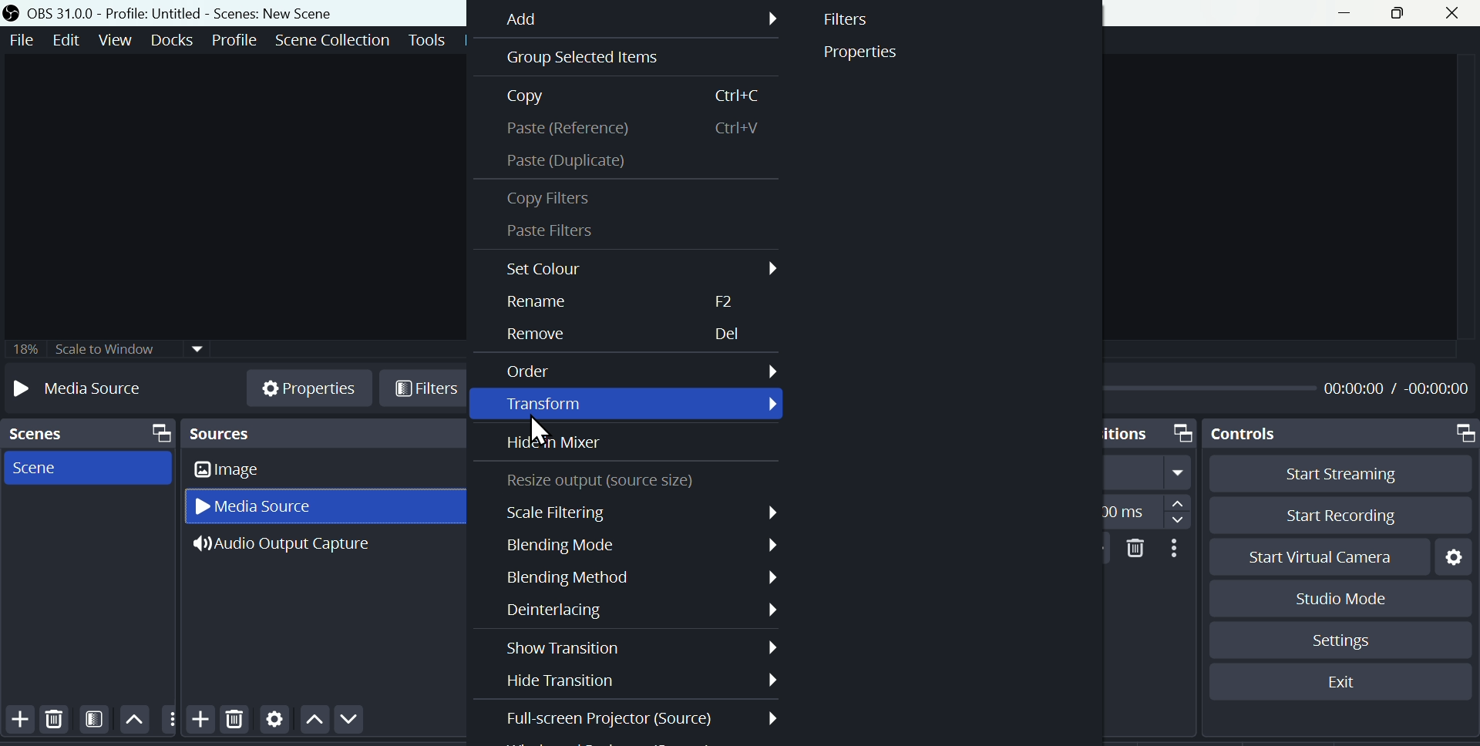 The width and height of the screenshot is (1480, 746). What do you see at coordinates (1311, 556) in the screenshot?
I see `start virtual camera` at bounding box center [1311, 556].